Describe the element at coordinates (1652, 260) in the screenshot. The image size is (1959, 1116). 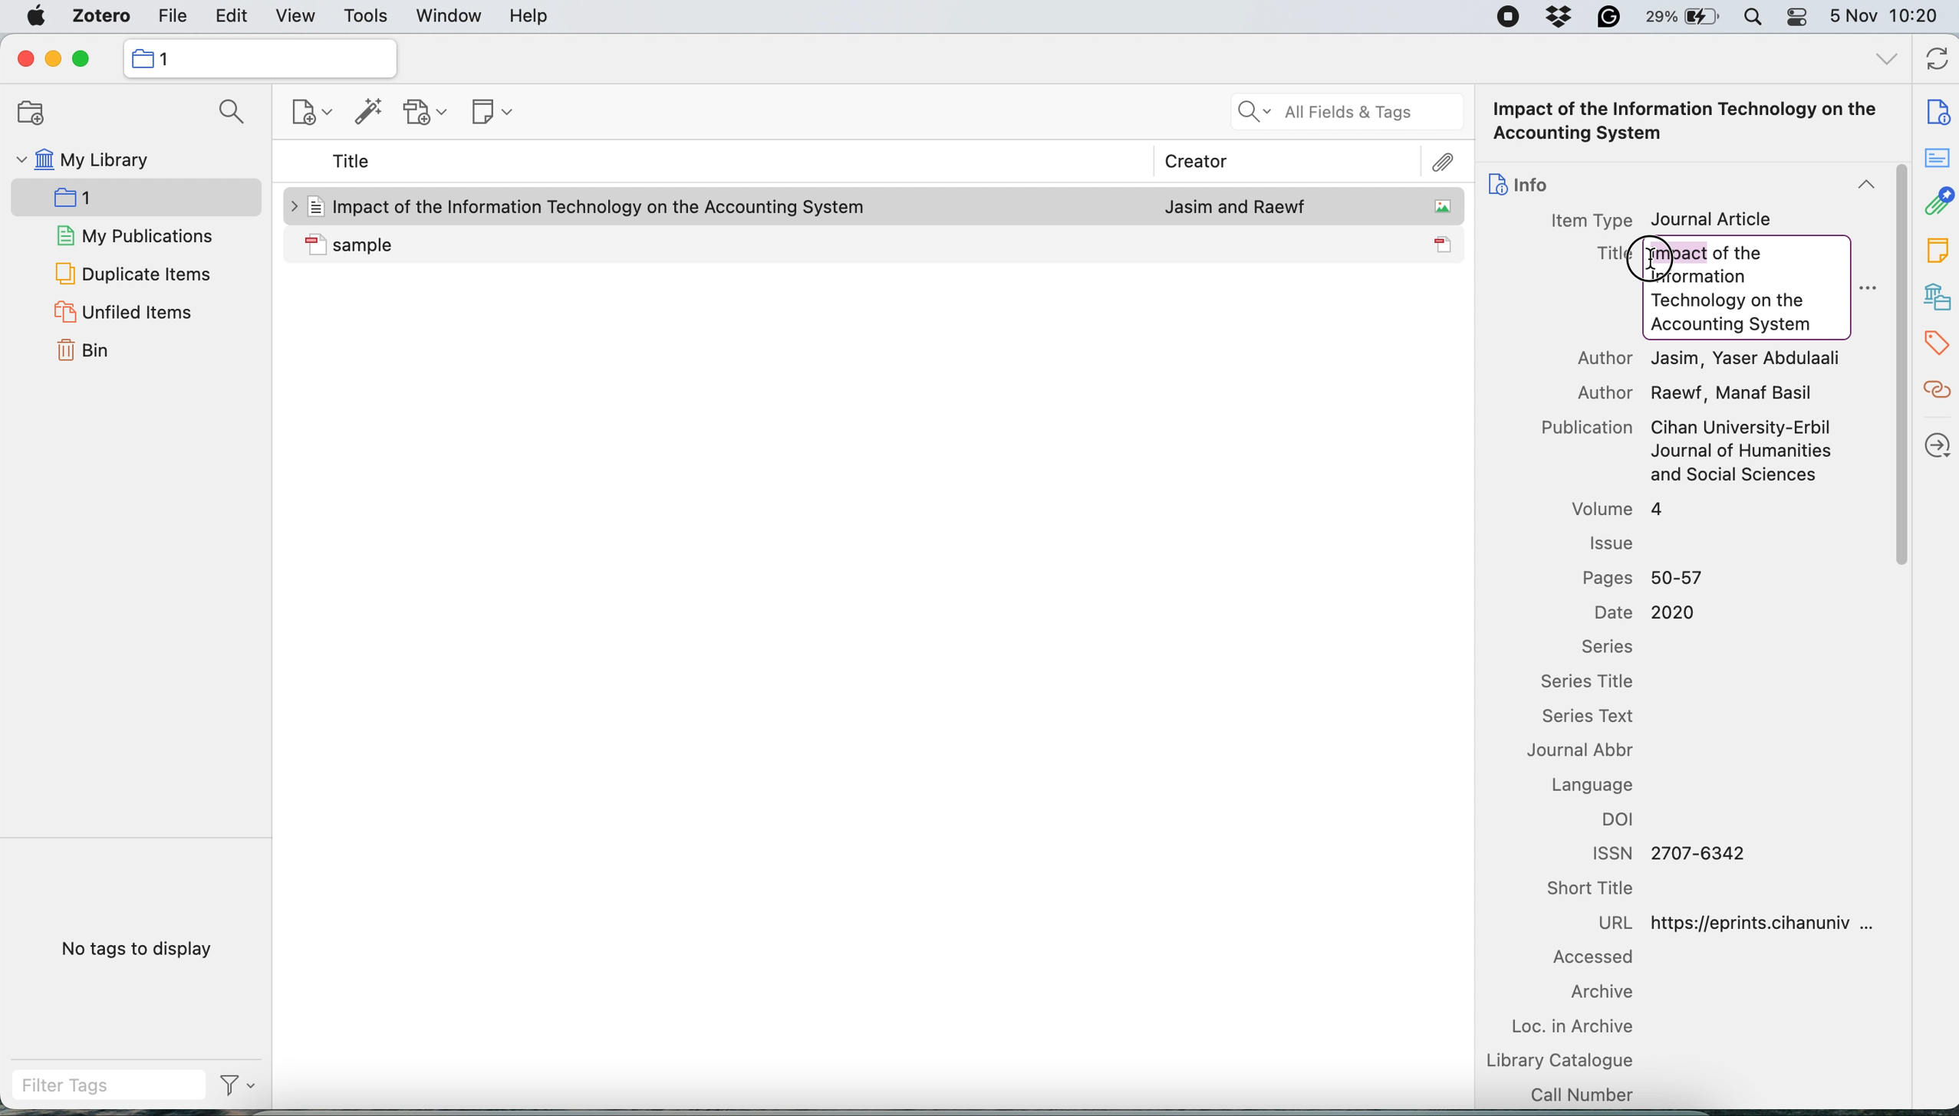
I see `cursor` at that location.